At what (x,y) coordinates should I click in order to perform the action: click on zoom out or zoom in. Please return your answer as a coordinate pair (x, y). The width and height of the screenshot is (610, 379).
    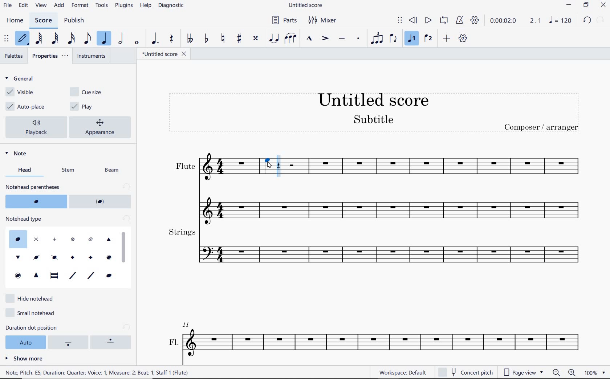
    Looking at the image, I should click on (565, 373).